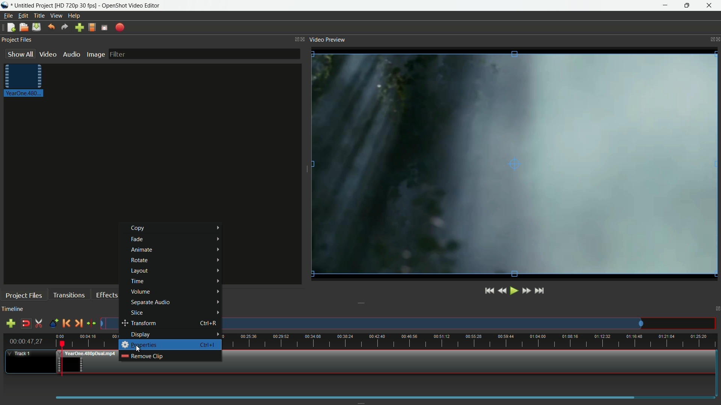 Image resolution: width=721 pixels, height=405 pixels. Describe the element at coordinates (39, 16) in the screenshot. I see `title menu` at that location.